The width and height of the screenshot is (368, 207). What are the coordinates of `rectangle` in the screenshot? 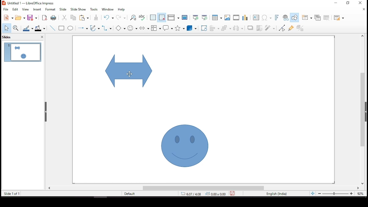 It's located at (62, 28).